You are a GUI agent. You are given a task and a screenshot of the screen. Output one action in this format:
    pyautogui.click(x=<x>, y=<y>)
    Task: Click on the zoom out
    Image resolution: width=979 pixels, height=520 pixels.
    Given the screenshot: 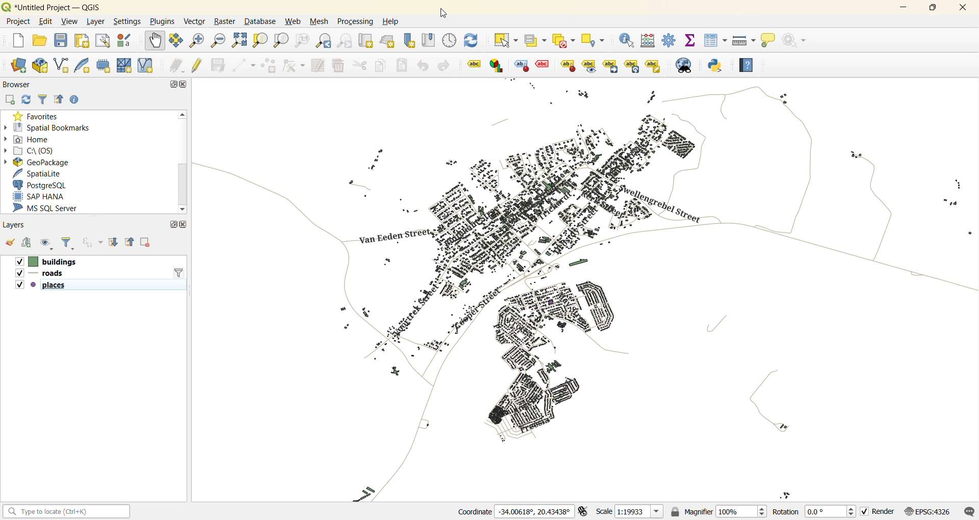 What is the action you would take?
    pyautogui.click(x=218, y=41)
    